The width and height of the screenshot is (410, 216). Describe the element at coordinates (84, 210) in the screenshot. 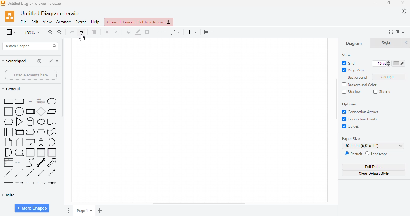

I see `page-1` at that location.